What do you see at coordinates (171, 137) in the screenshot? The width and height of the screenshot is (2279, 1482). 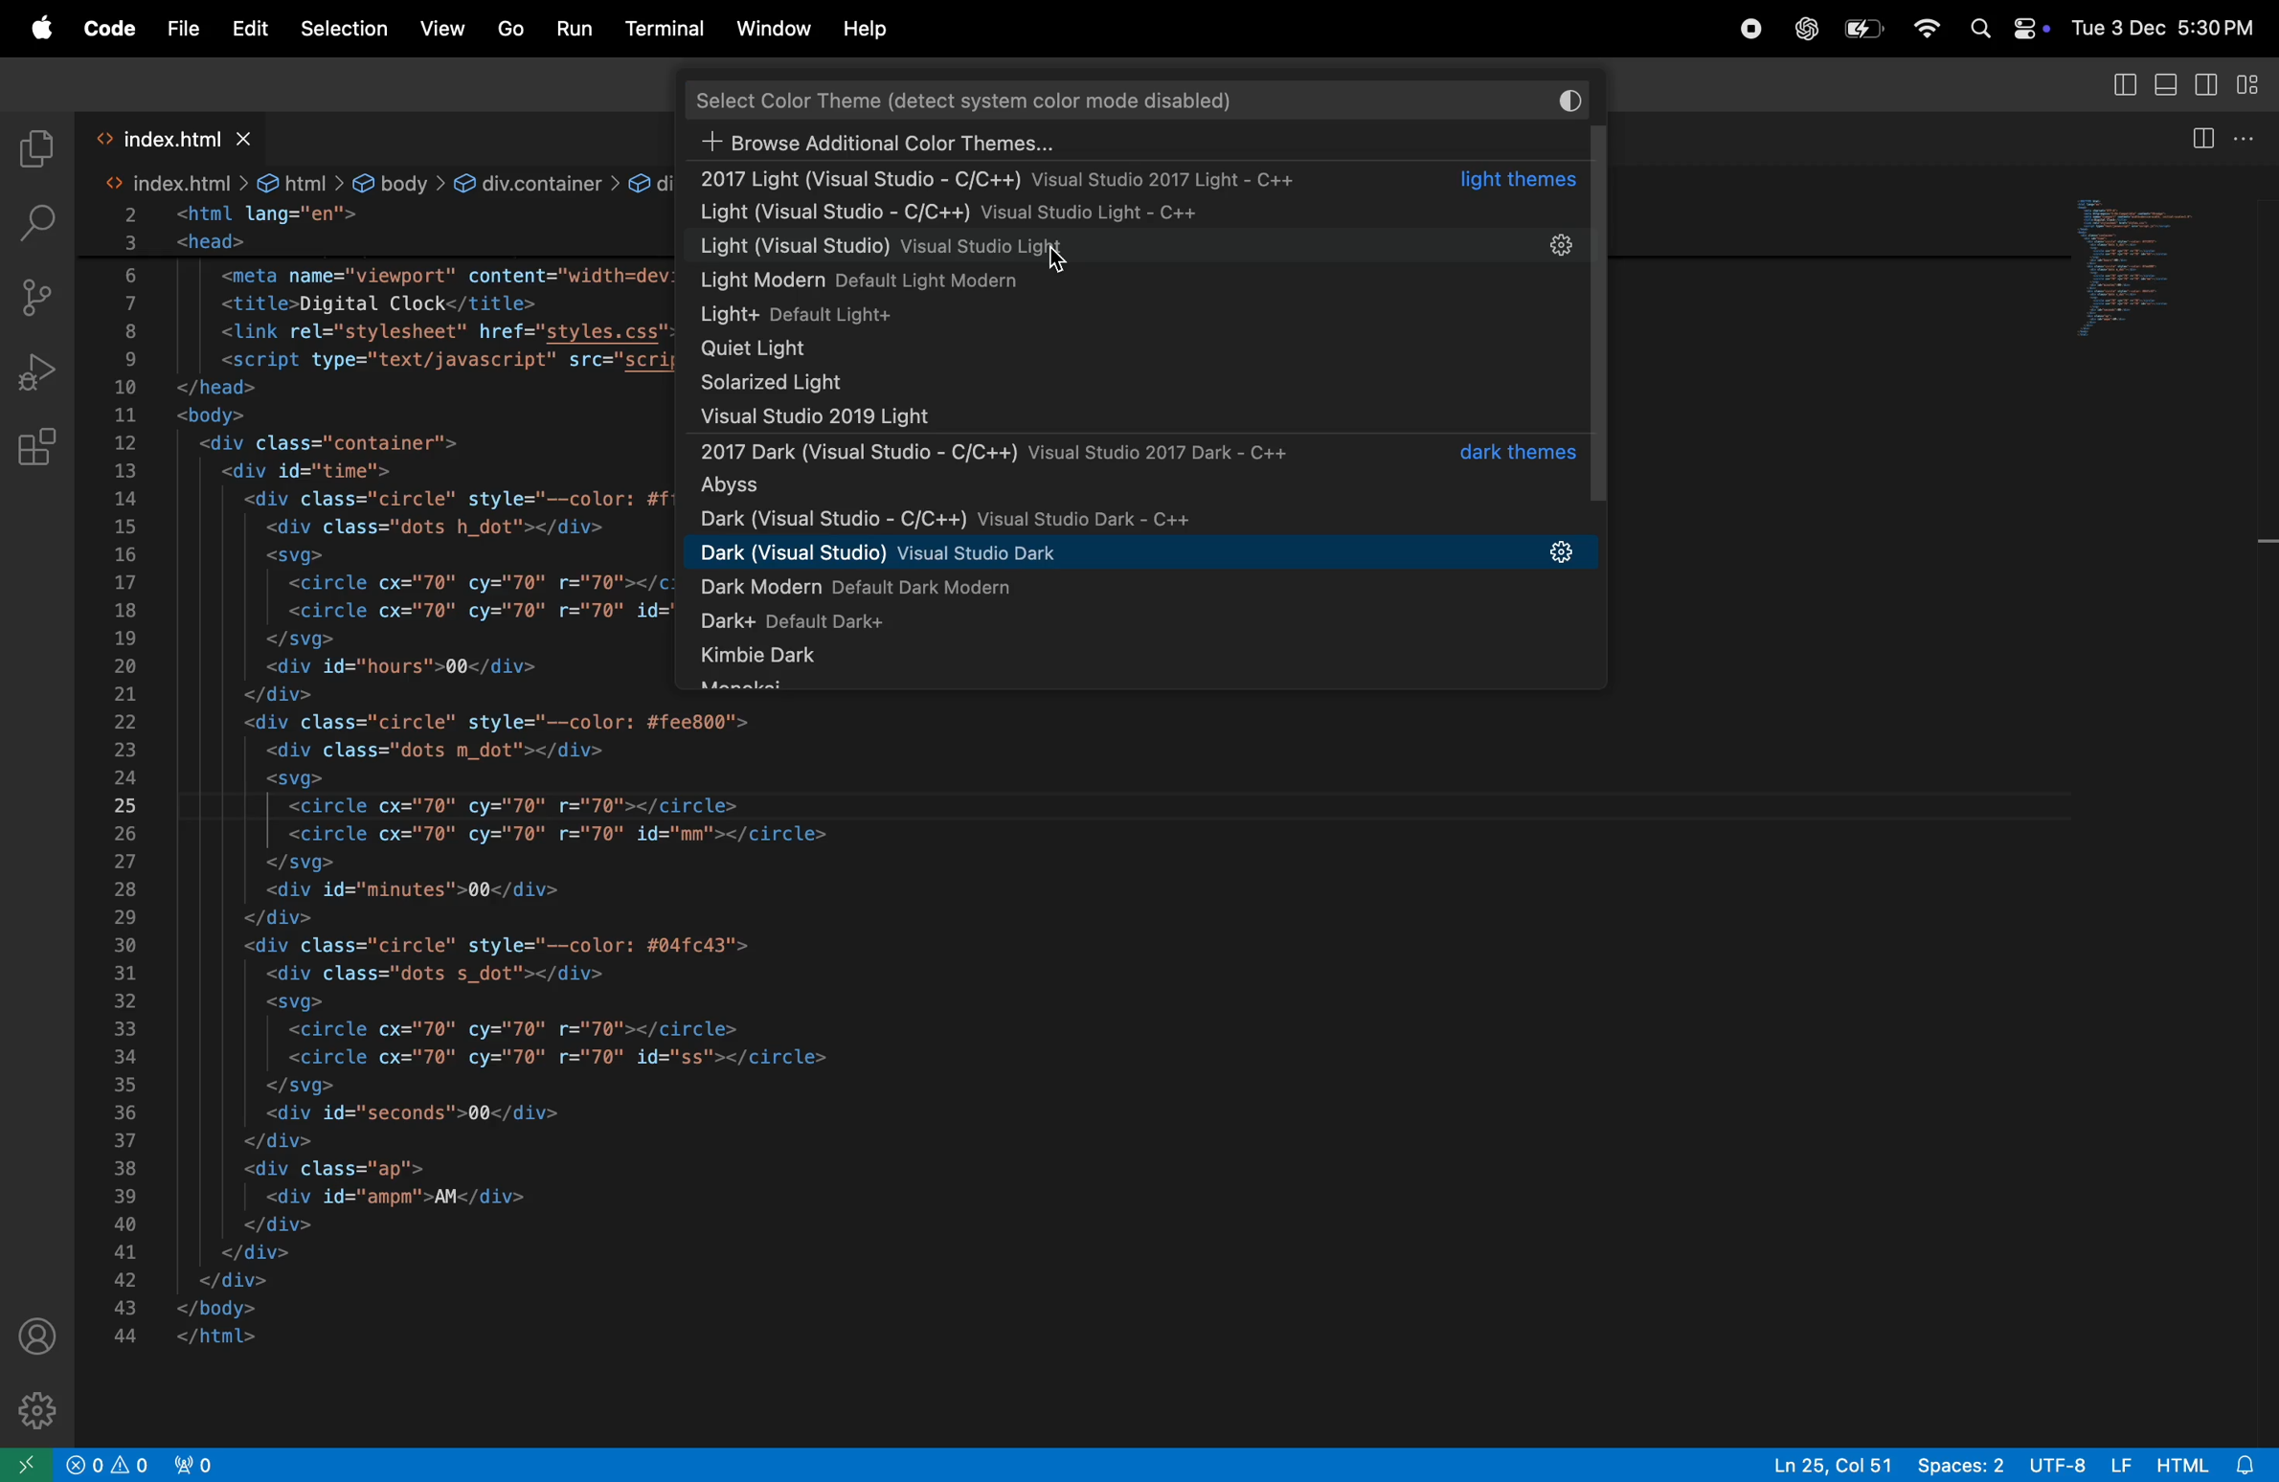 I see `index.html` at bounding box center [171, 137].